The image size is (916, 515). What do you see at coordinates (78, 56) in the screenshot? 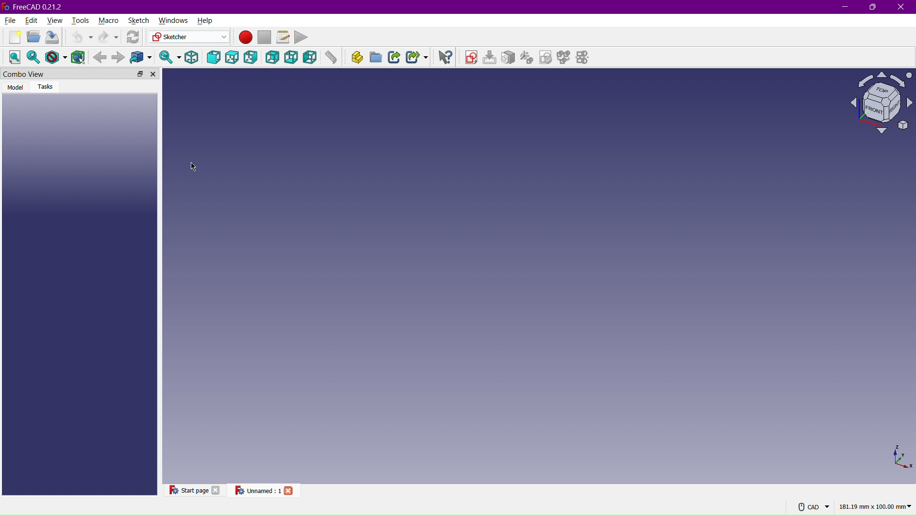
I see `Bounding Box` at bounding box center [78, 56].